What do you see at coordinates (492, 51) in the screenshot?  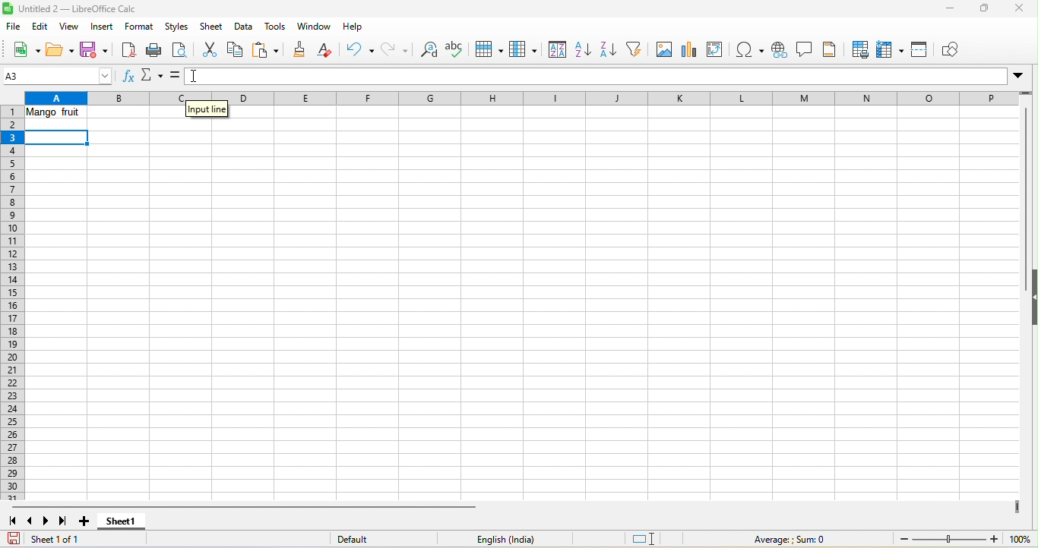 I see `row` at bounding box center [492, 51].